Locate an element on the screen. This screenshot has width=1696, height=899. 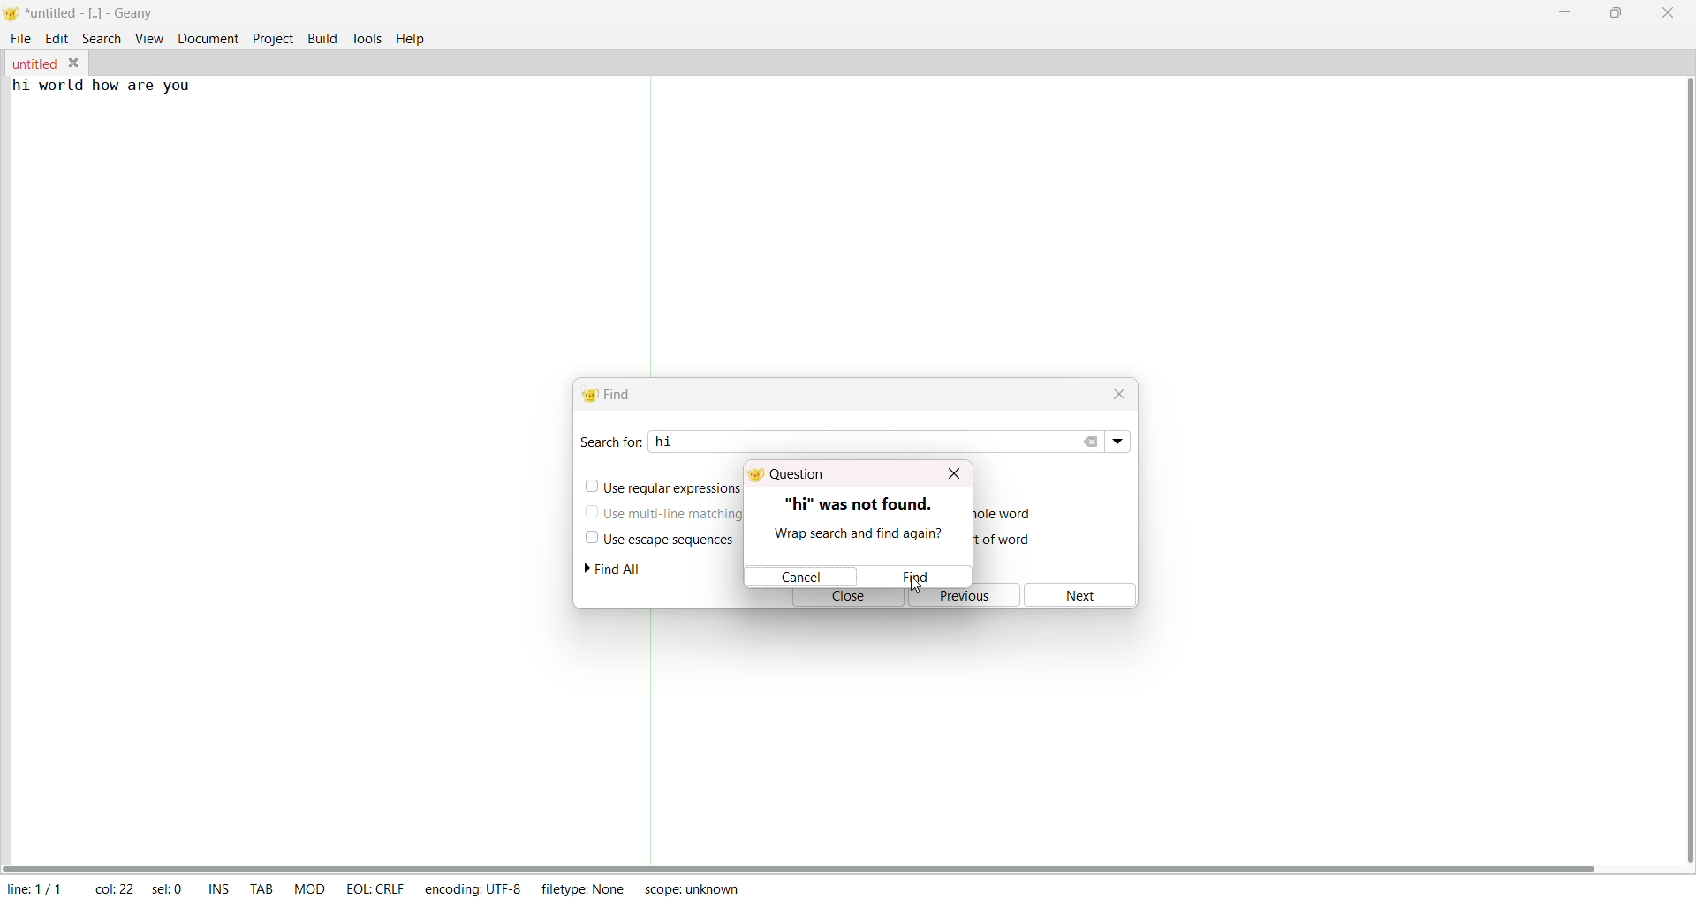
encoding: utf-8 is located at coordinates (471, 887).